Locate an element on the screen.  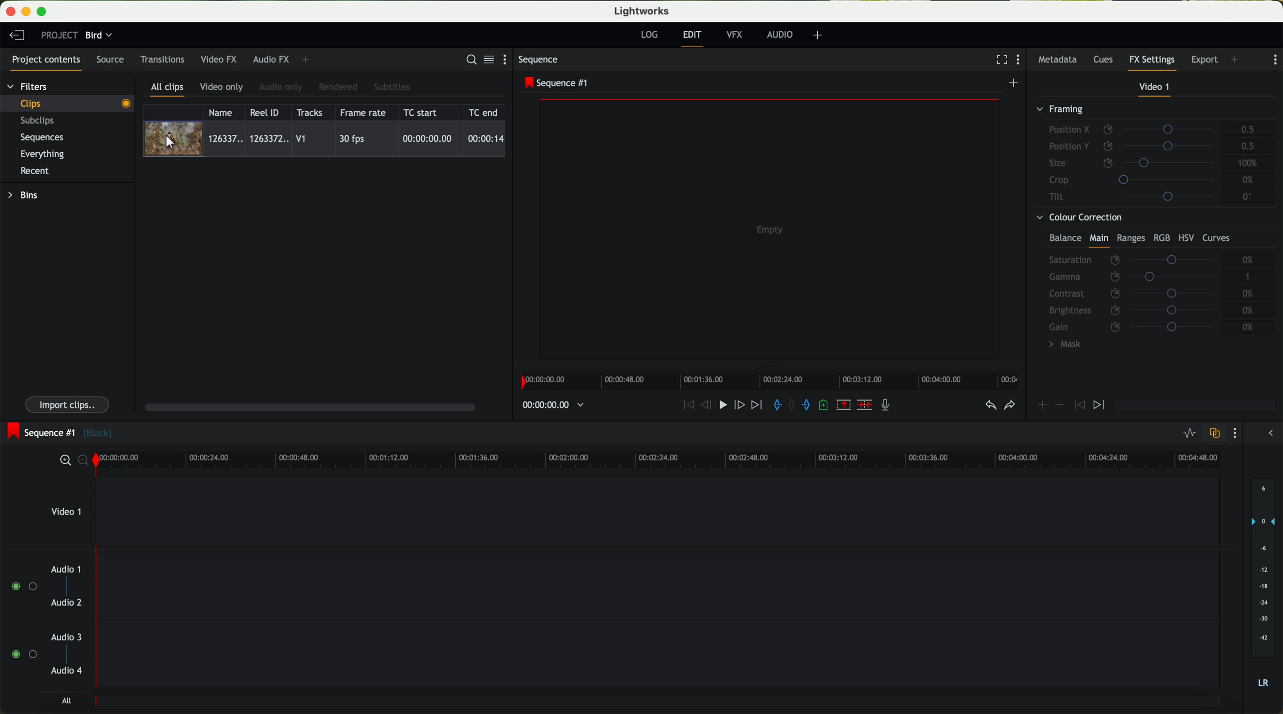
edit is located at coordinates (694, 37).